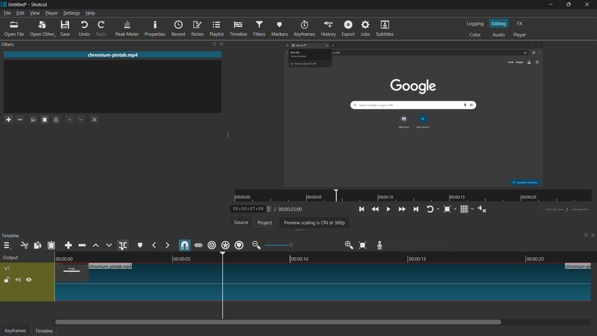  What do you see at coordinates (43, 331) in the screenshot?
I see `timeline` at bounding box center [43, 331].